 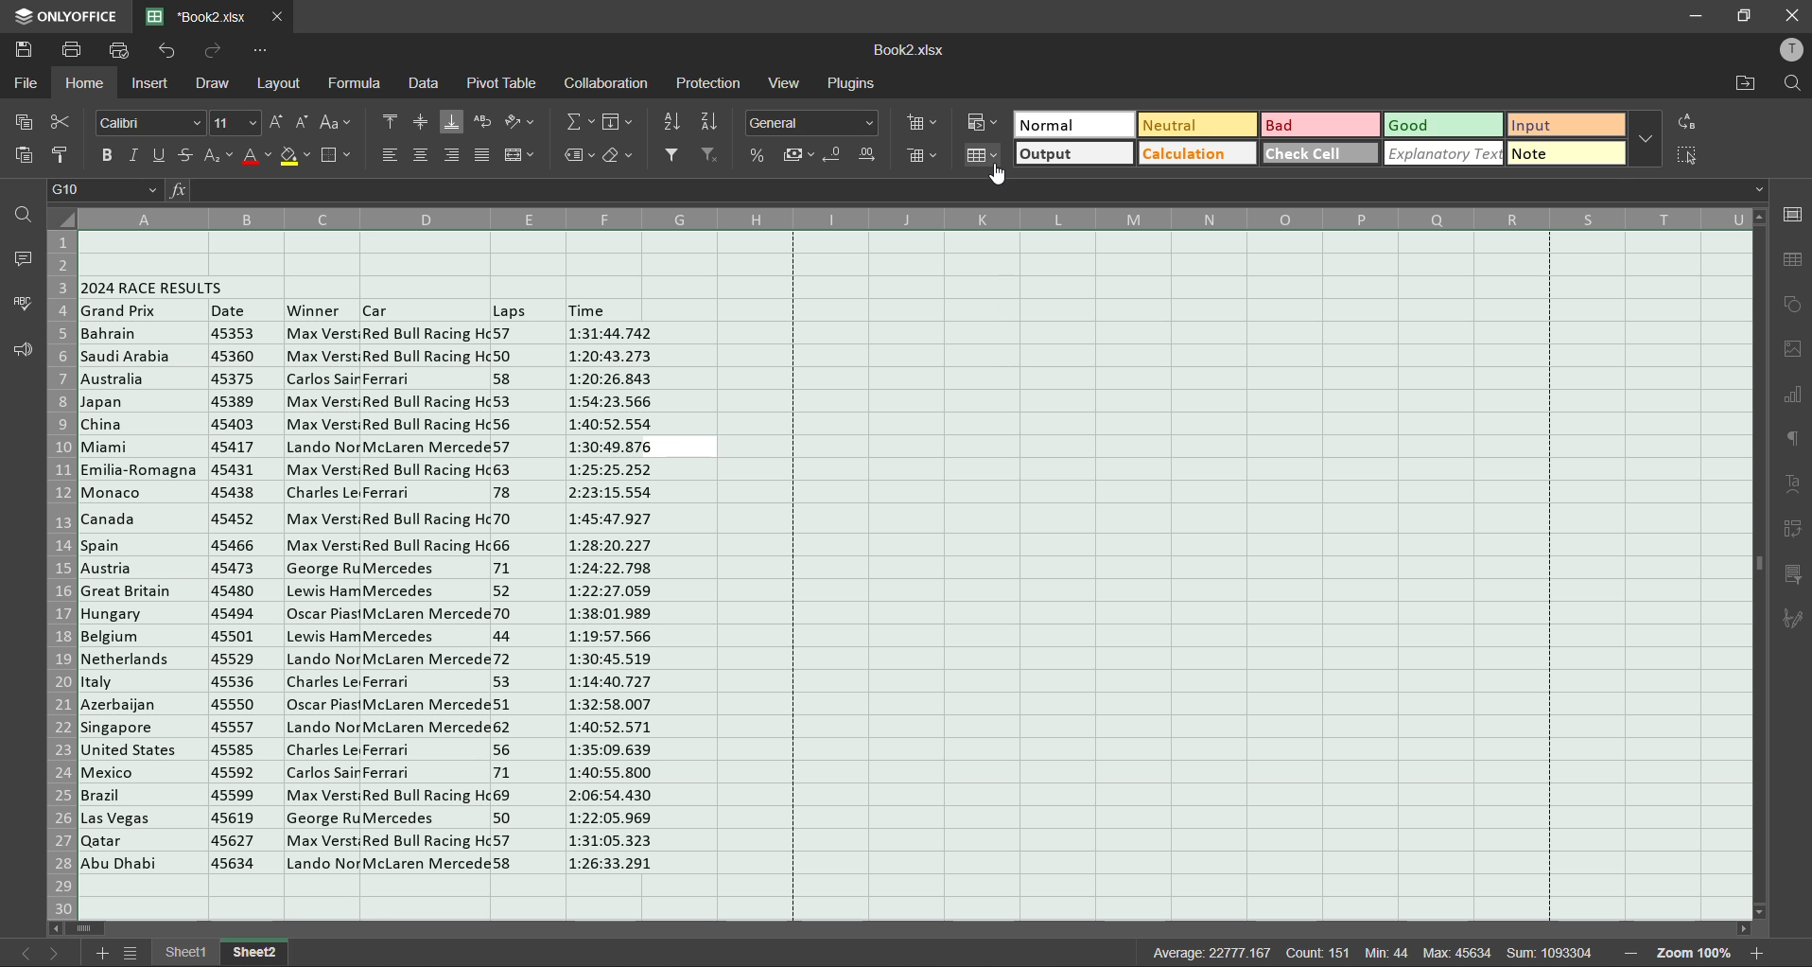 What do you see at coordinates (451, 124) in the screenshot?
I see `align bottom` at bounding box center [451, 124].